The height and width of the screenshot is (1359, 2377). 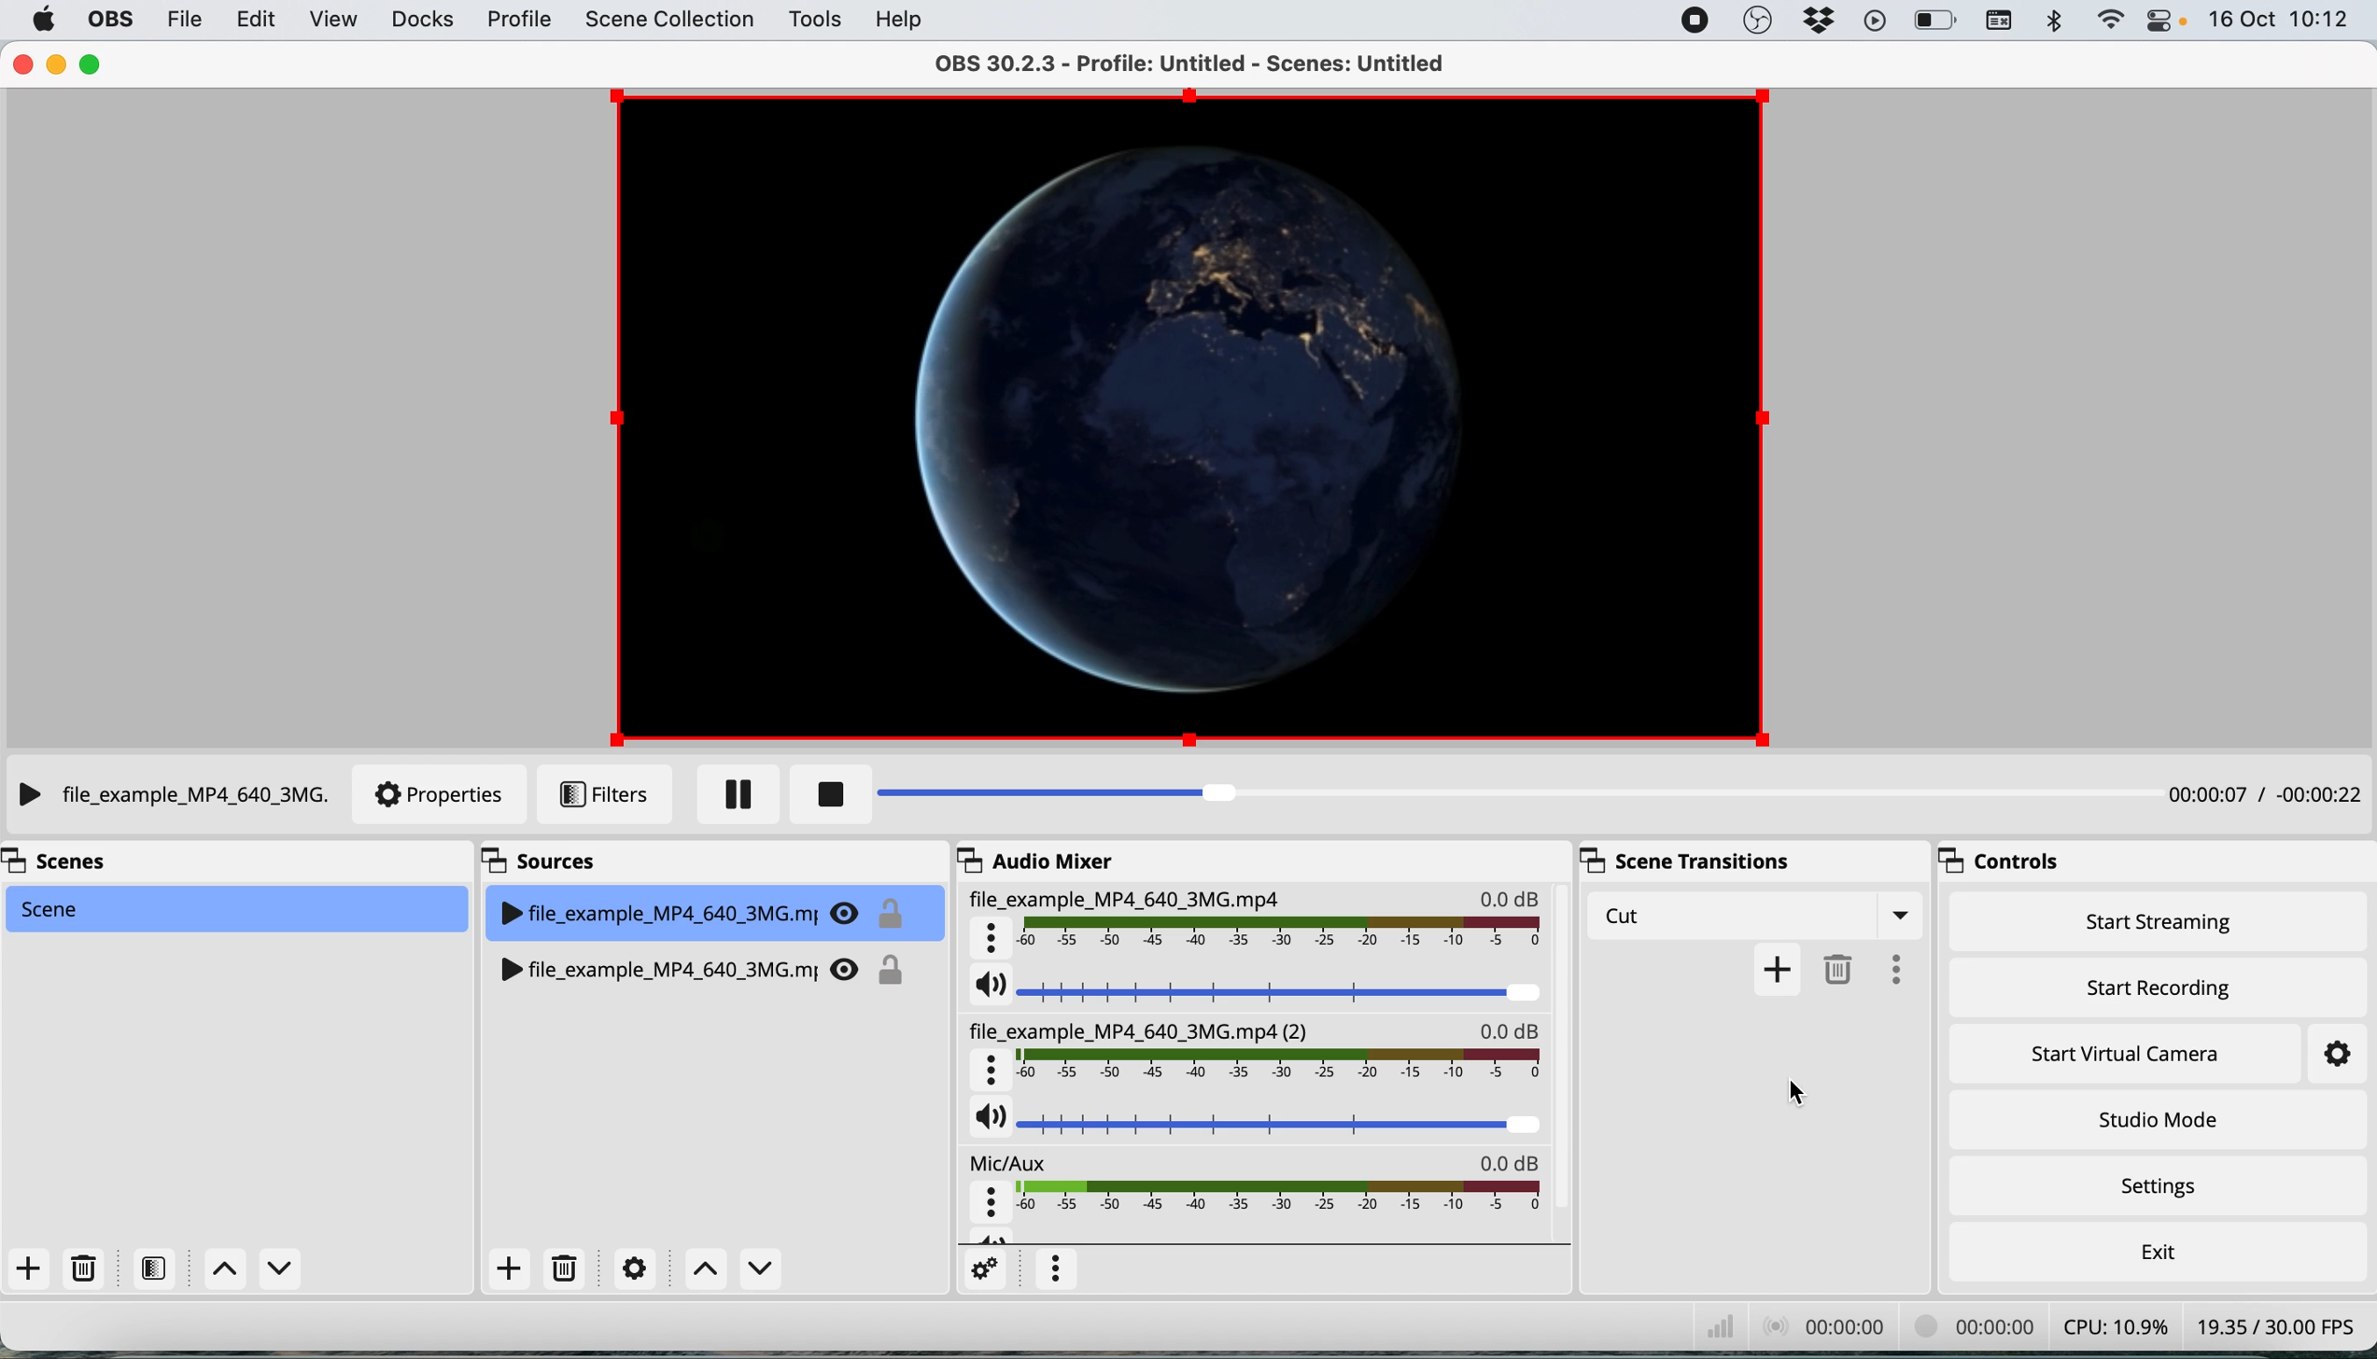 What do you see at coordinates (2342, 1052) in the screenshot?
I see `settings` at bounding box center [2342, 1052].